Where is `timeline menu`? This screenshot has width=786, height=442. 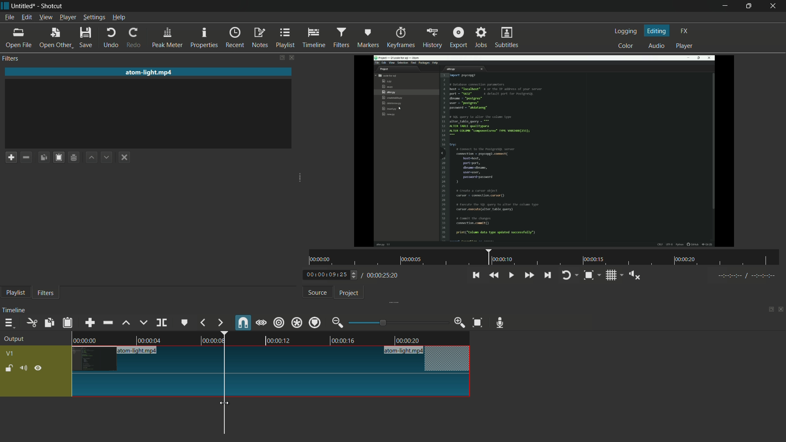 timeline menu is located at coordinates (9, 322).